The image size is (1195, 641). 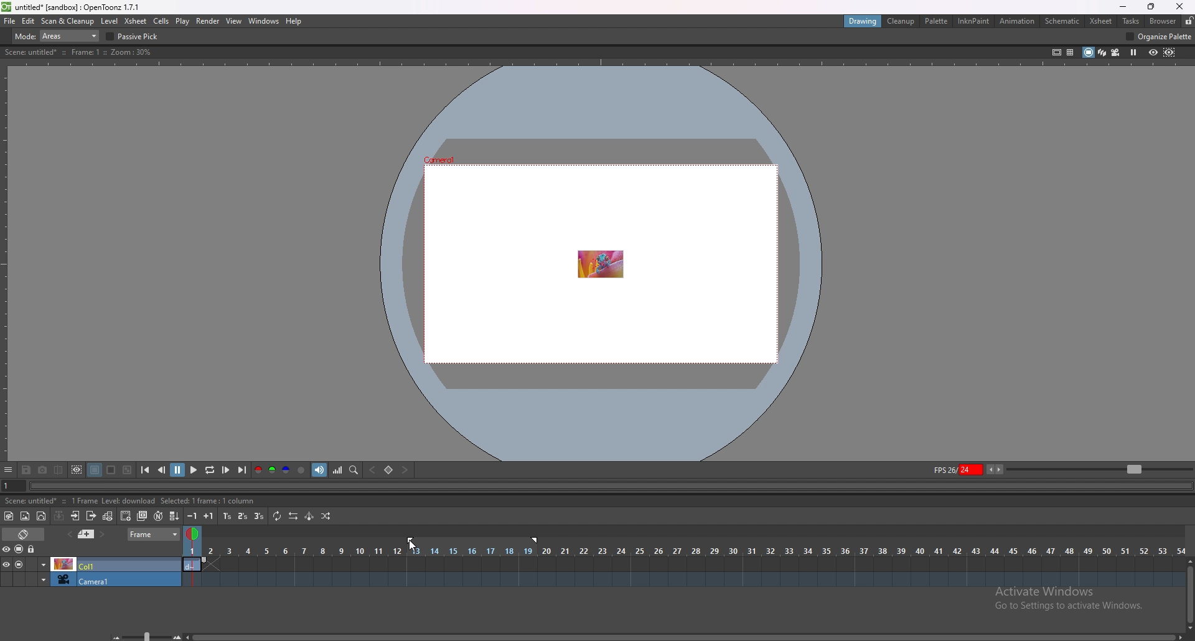 What do you see at coordinates (1101, 22) in the screenshot?
I see `xsheet` at bounding box center [1101, 22].